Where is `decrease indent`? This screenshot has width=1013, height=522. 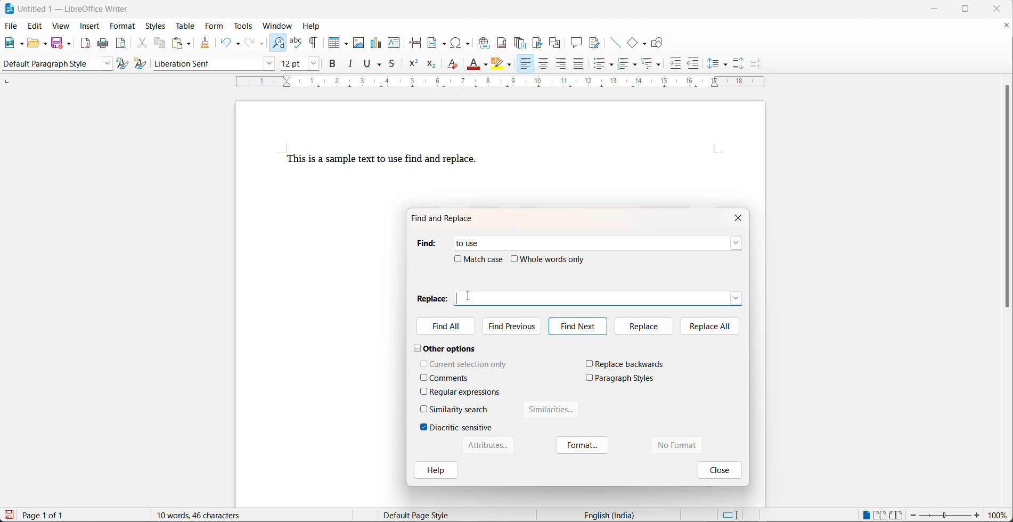
decrease indent is located at coordinates (693, 65).